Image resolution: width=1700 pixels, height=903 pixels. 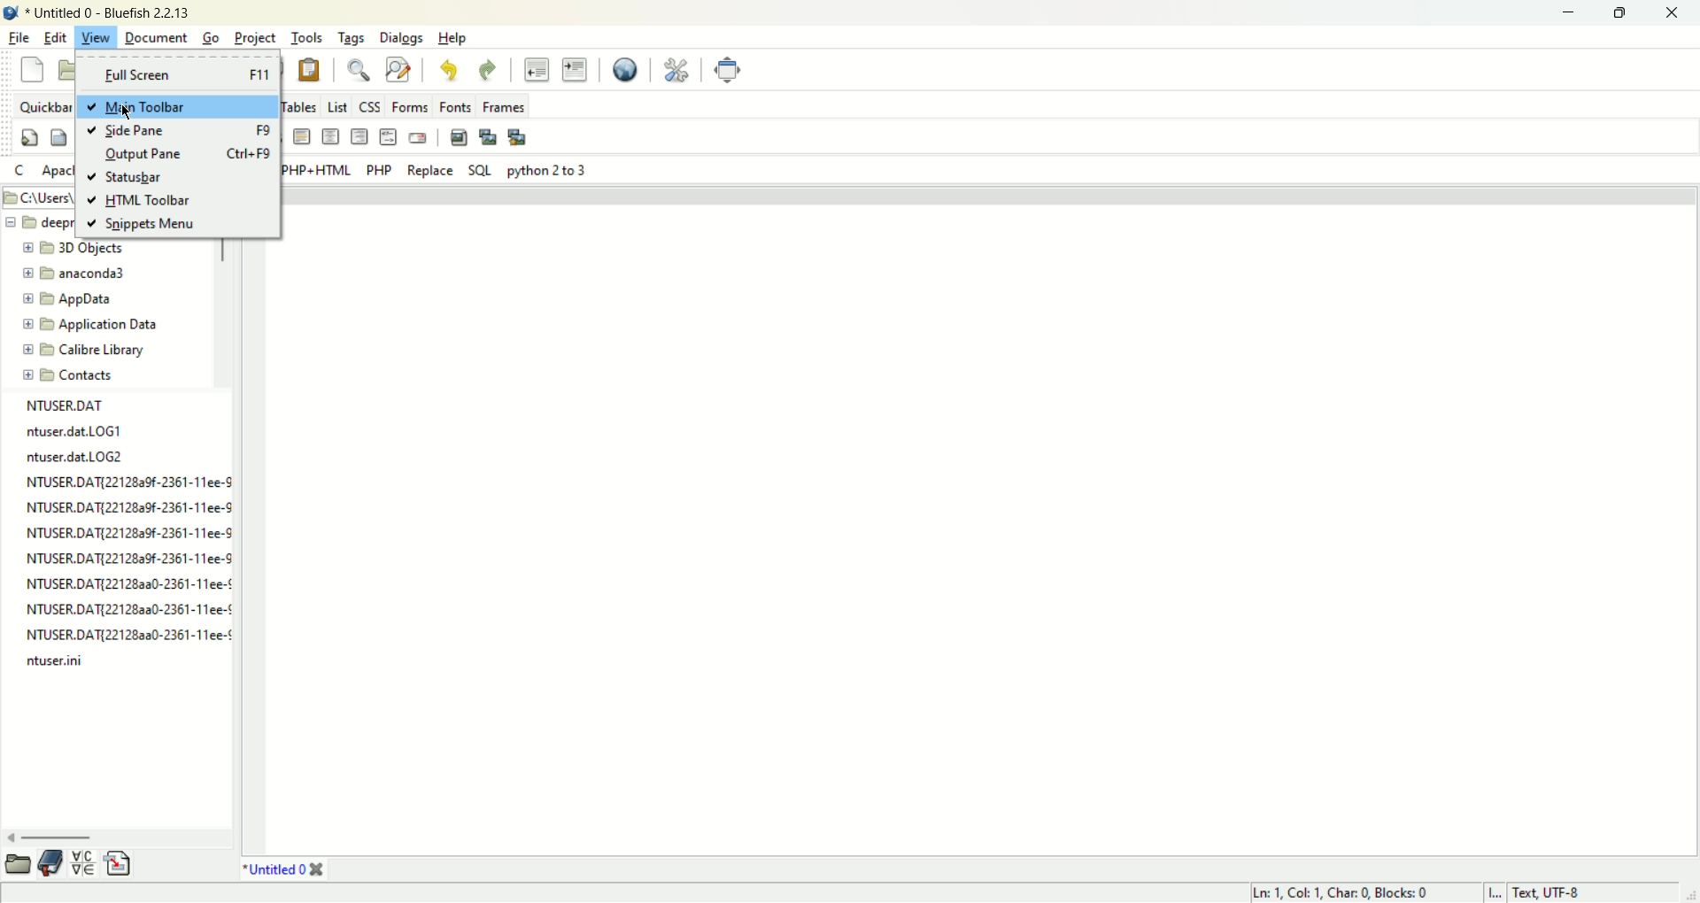 What do you see at coordinates (450, 68) in the screenshot?
I see `undo` at bounding box center [450, 68].